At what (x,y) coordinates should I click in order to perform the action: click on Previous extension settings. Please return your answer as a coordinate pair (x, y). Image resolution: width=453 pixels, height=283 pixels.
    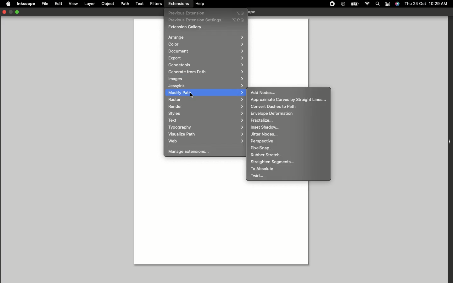
    Looking at the image, I should click on (206, 20).